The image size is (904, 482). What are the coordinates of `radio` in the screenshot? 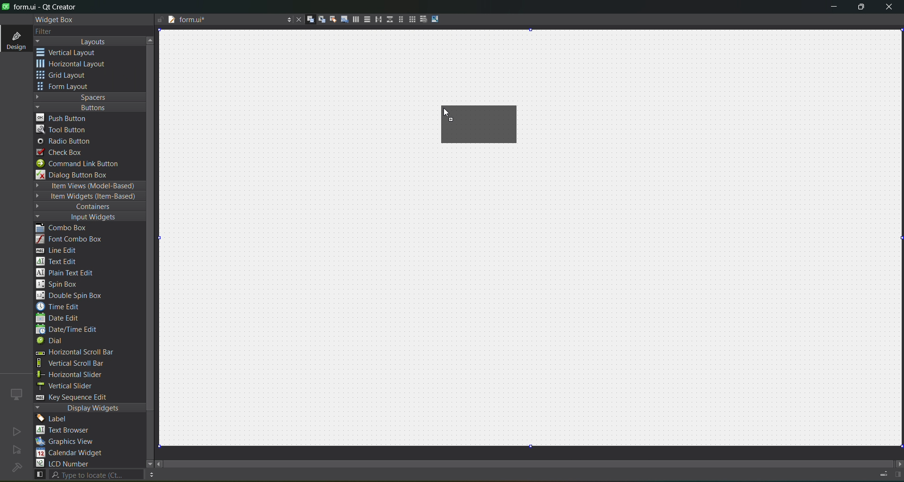 It's located at (67, 142).